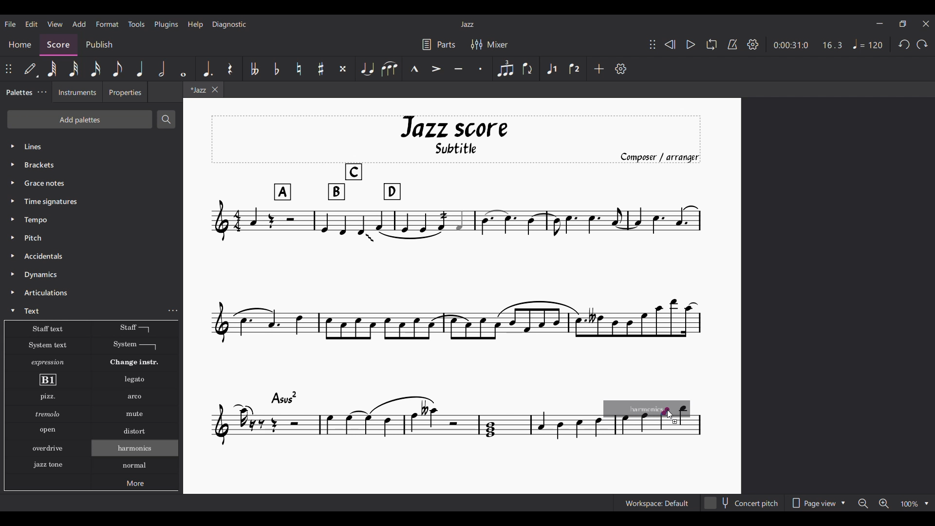  What do you see at coordinates (136, 470) in the screenshot?
I see `Harmonics` at bounding box center [136, 470].